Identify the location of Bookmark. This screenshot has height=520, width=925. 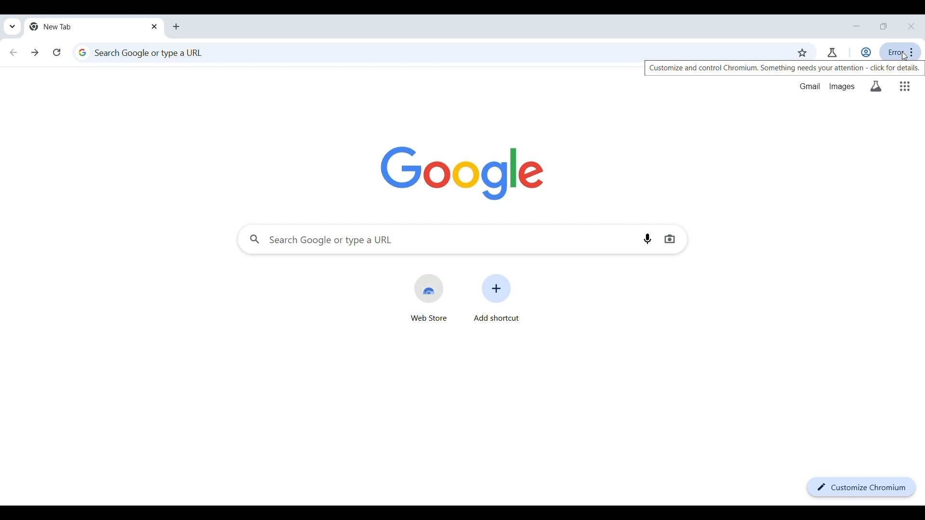
(802, 53).